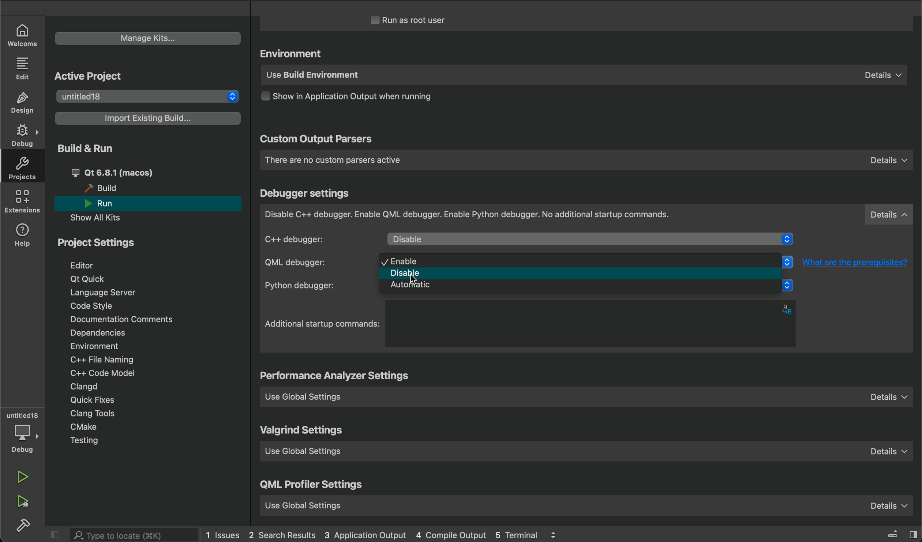 The image size is (922, 542). I want to click on close slidebar, so click(58, 535).